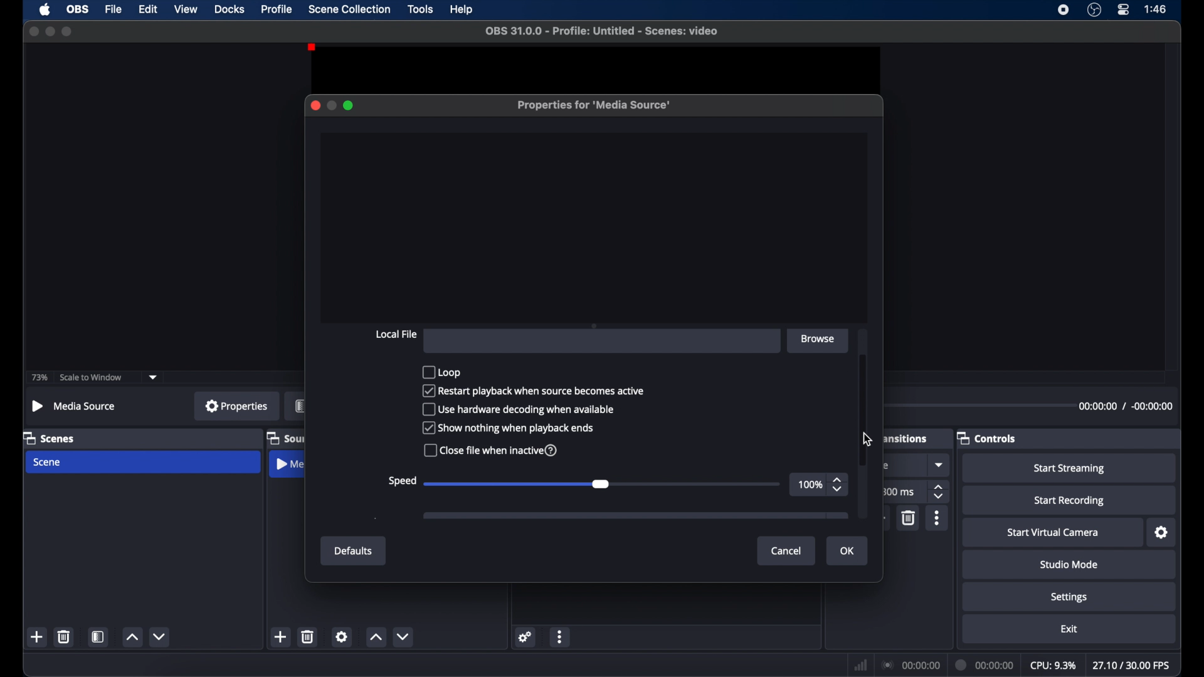  What do you see at coordinates (463, 11) in the screenshot?
I see `help` at bounding box center [463, 11].